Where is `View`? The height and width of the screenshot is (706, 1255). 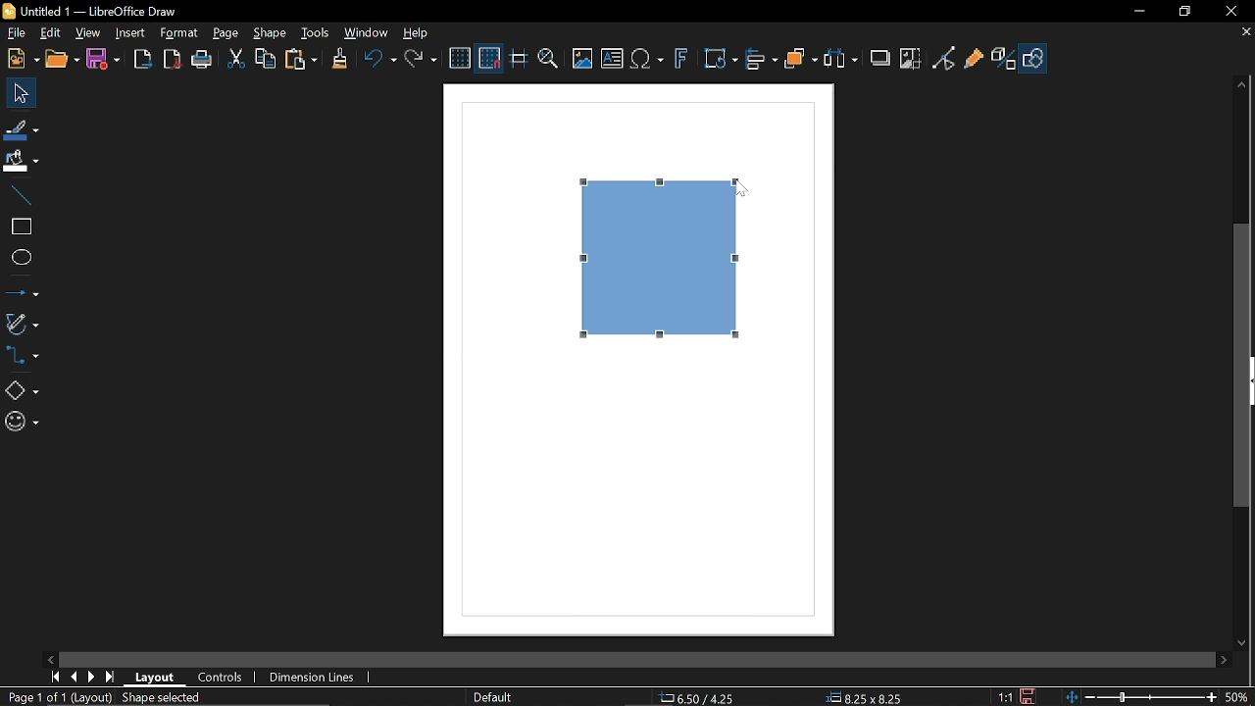
View is located at coordinates (89, 32).